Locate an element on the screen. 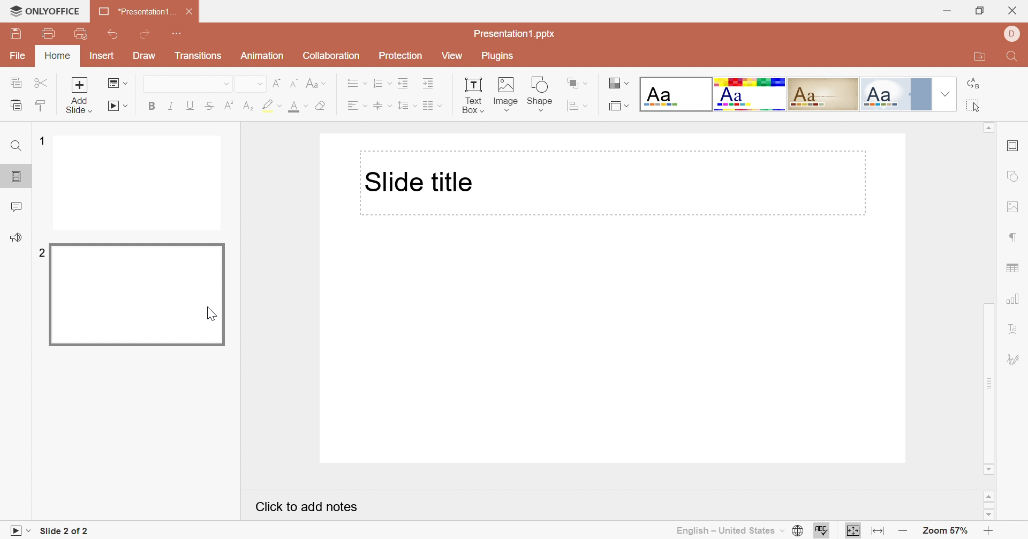 The width and height of the screenshot is (1028, 539). Paste is located at coordinates (16, 106).